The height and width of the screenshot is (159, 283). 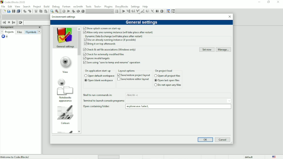 I want to click on o, so click(x=7, y=37).